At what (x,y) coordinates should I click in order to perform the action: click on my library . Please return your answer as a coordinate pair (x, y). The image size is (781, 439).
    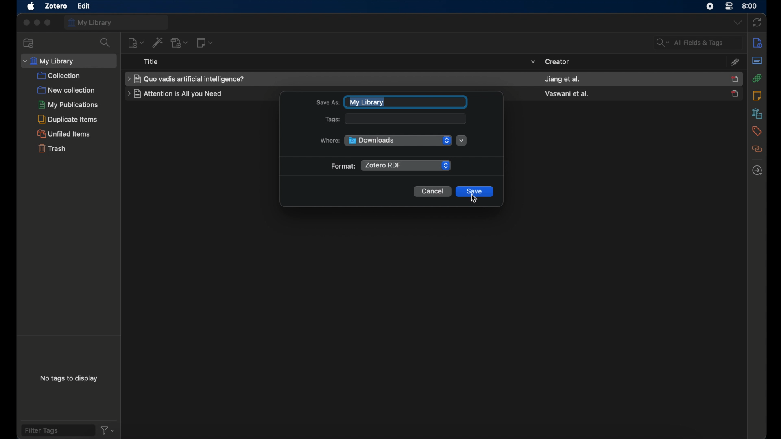
    Looking at the image, I should click on (117, 22).